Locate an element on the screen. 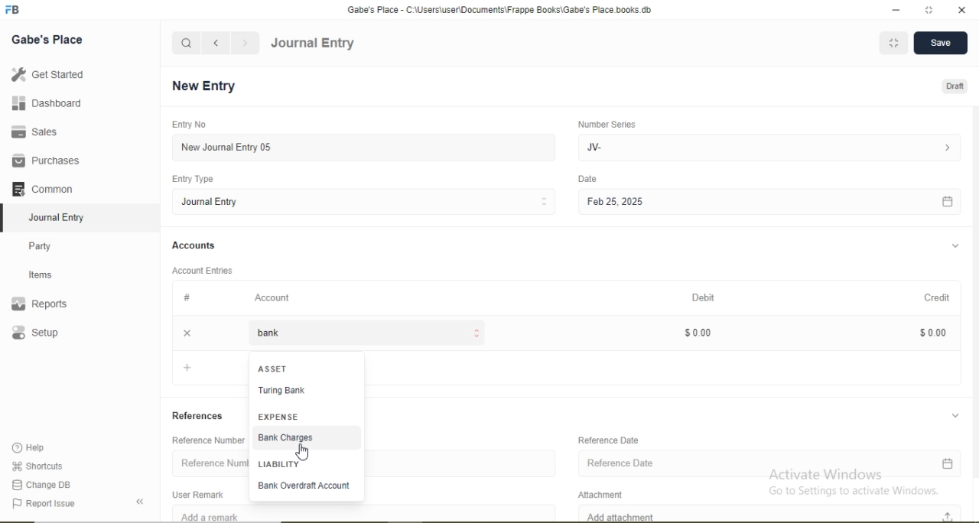 The width and height of the screenshot is (979, 523). Save is located at coordinates (941, 44).